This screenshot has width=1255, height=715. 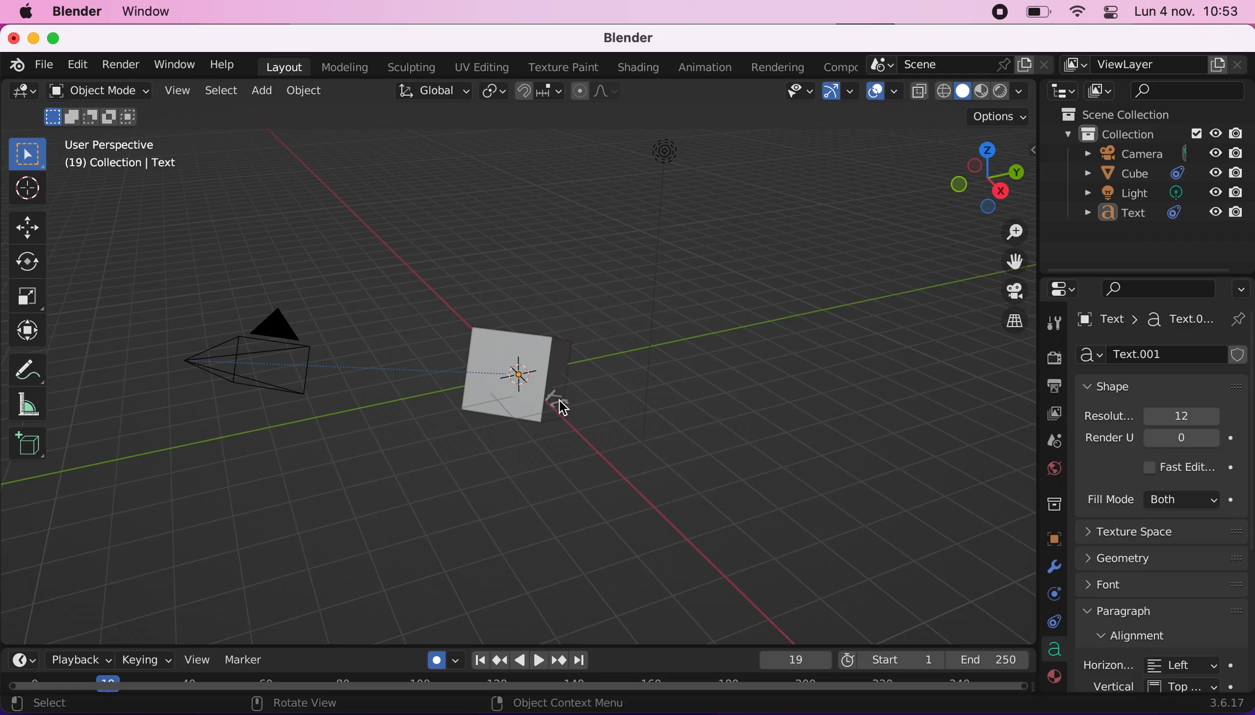 I want to click on composting, so click(x=837, y=65).